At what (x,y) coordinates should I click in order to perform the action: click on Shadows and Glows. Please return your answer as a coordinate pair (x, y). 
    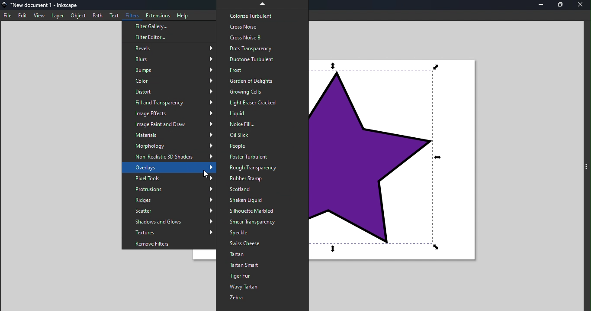
    Looking at the image, I should click on (167, 222).